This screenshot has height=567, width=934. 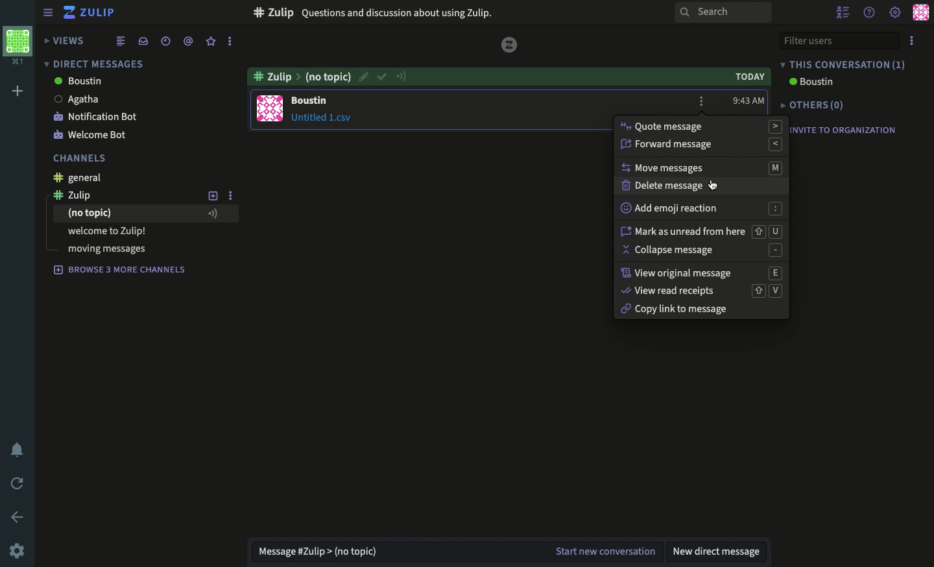 What do you see at coordinates (324, 110) in the screenshot?
I see `message ` at bounding box center [324, 110].